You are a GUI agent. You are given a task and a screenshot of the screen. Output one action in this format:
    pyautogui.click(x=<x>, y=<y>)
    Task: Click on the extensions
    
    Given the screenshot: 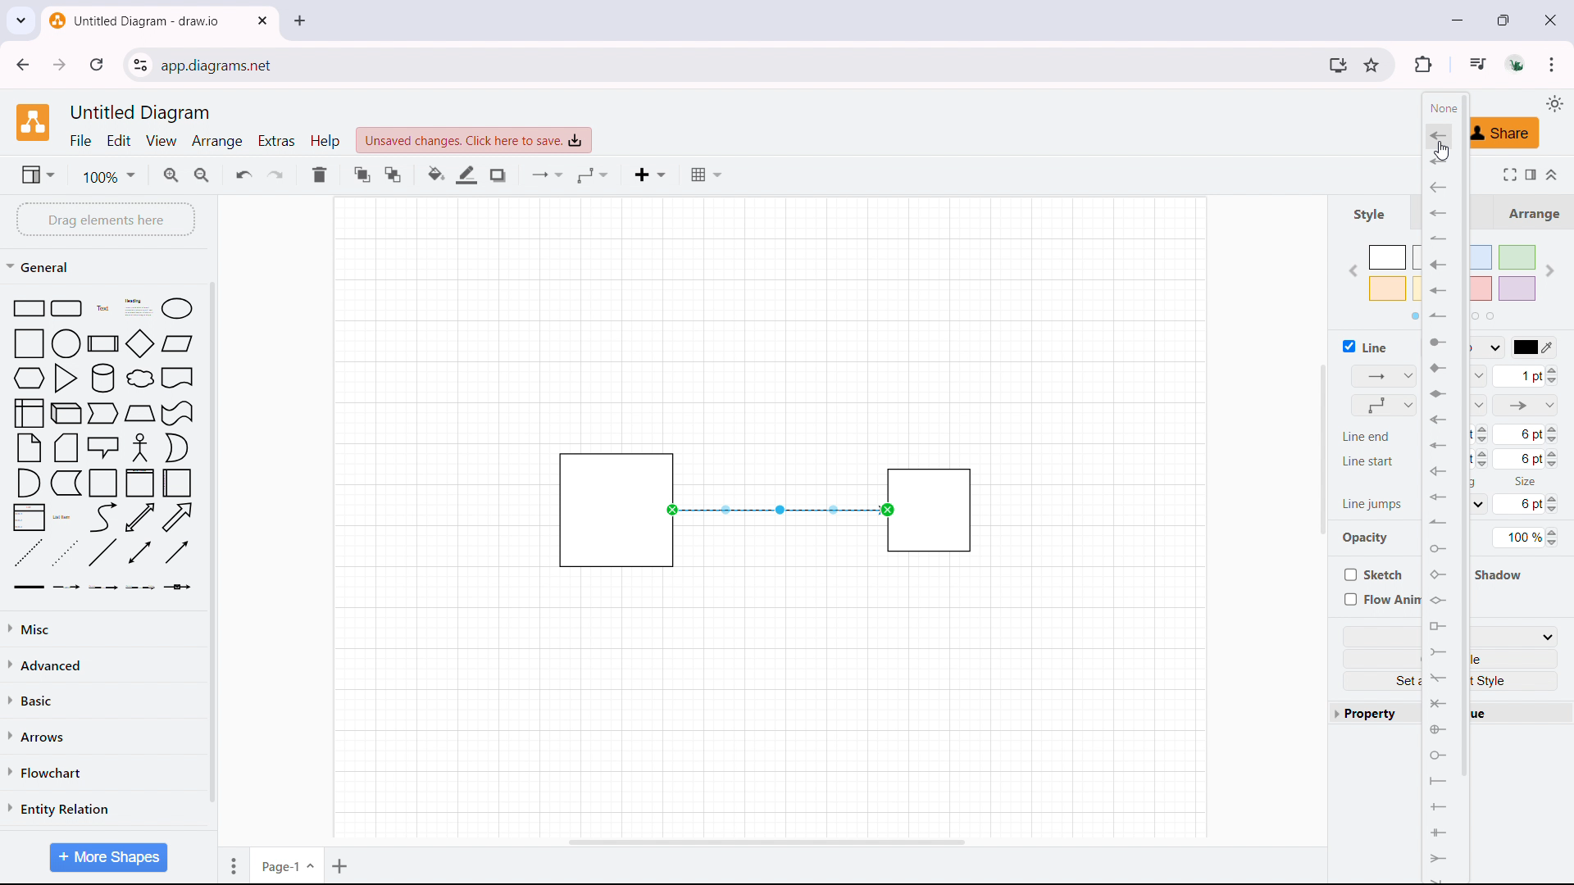 What is the action you would take?
    pyautogui.click(x=1423, y=64)
    